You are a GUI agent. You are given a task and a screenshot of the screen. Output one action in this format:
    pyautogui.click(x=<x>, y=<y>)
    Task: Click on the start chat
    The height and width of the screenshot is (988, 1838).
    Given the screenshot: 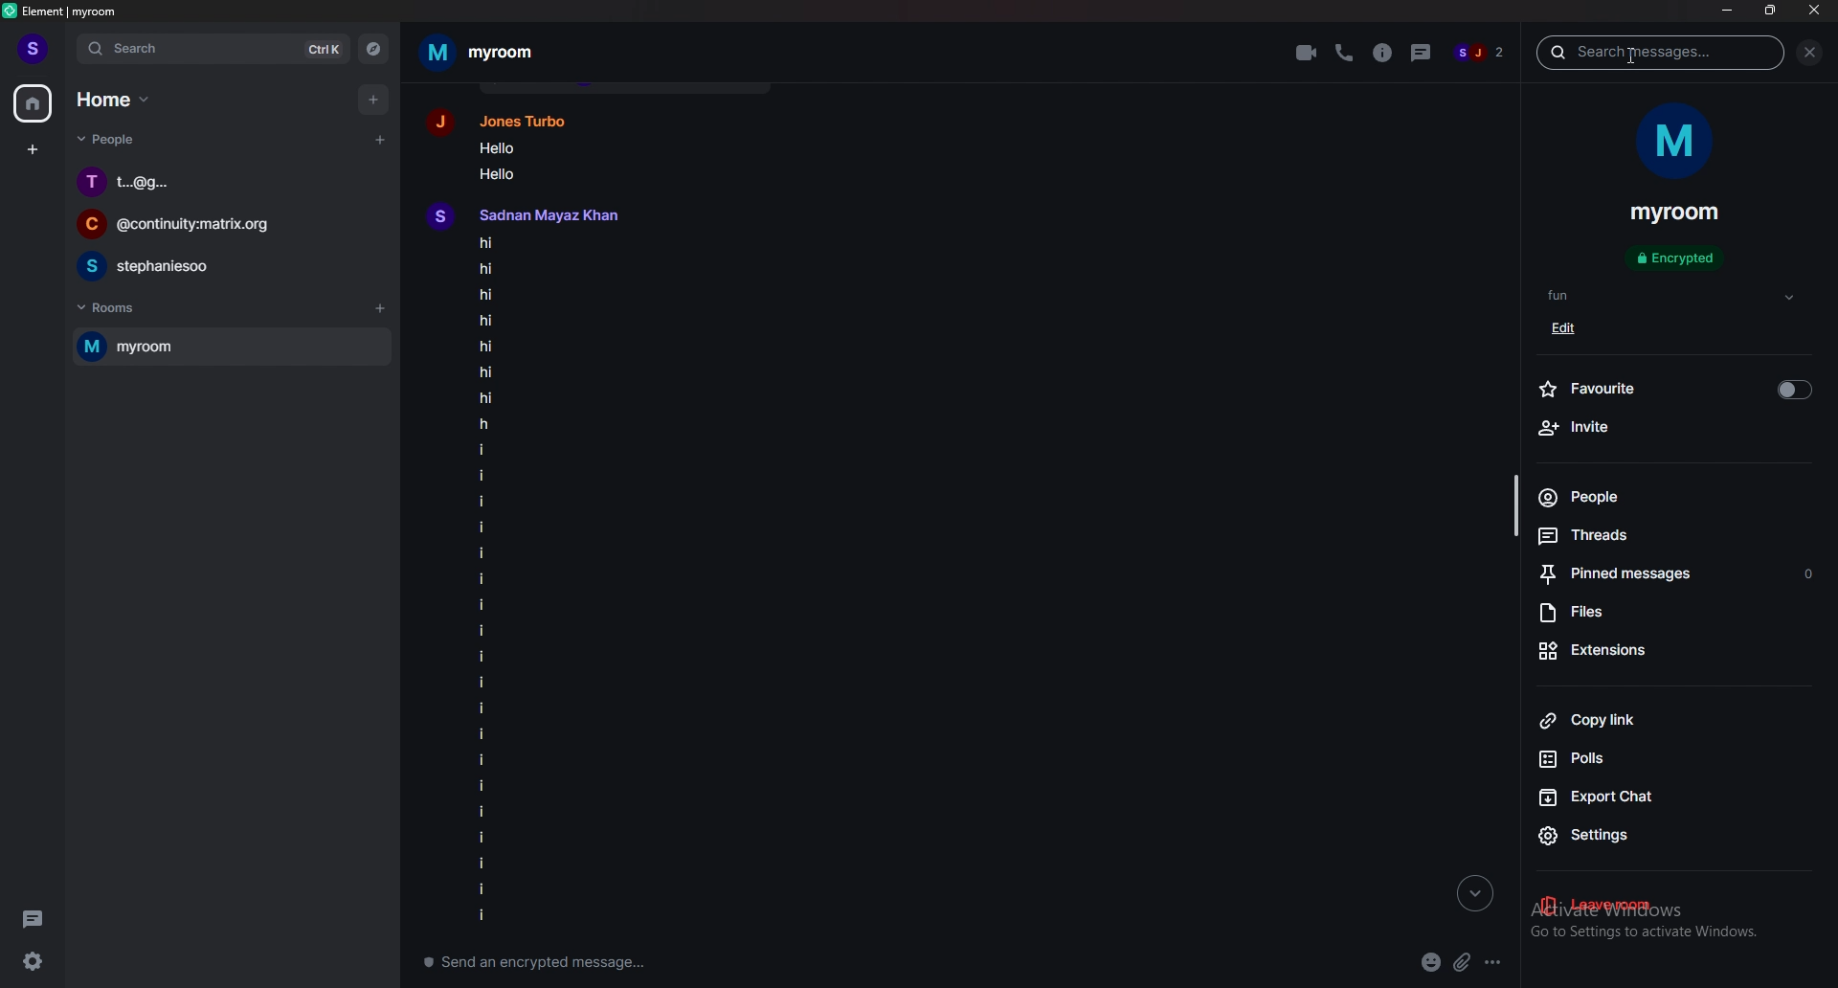 What is the action you would take?
    pyautogui.click(x=381, y=138)
    